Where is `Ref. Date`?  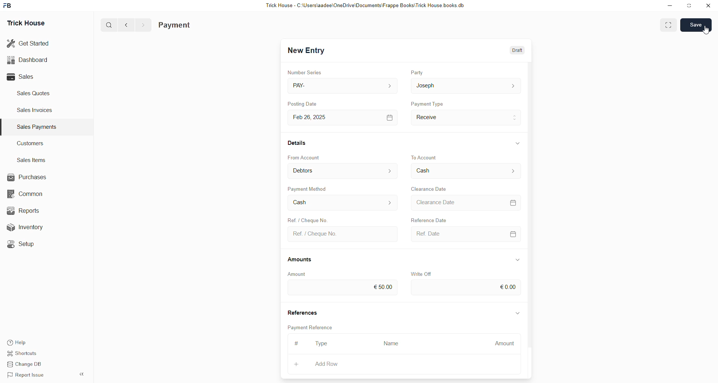 Ref. Date is located at coordinates (467, 234).